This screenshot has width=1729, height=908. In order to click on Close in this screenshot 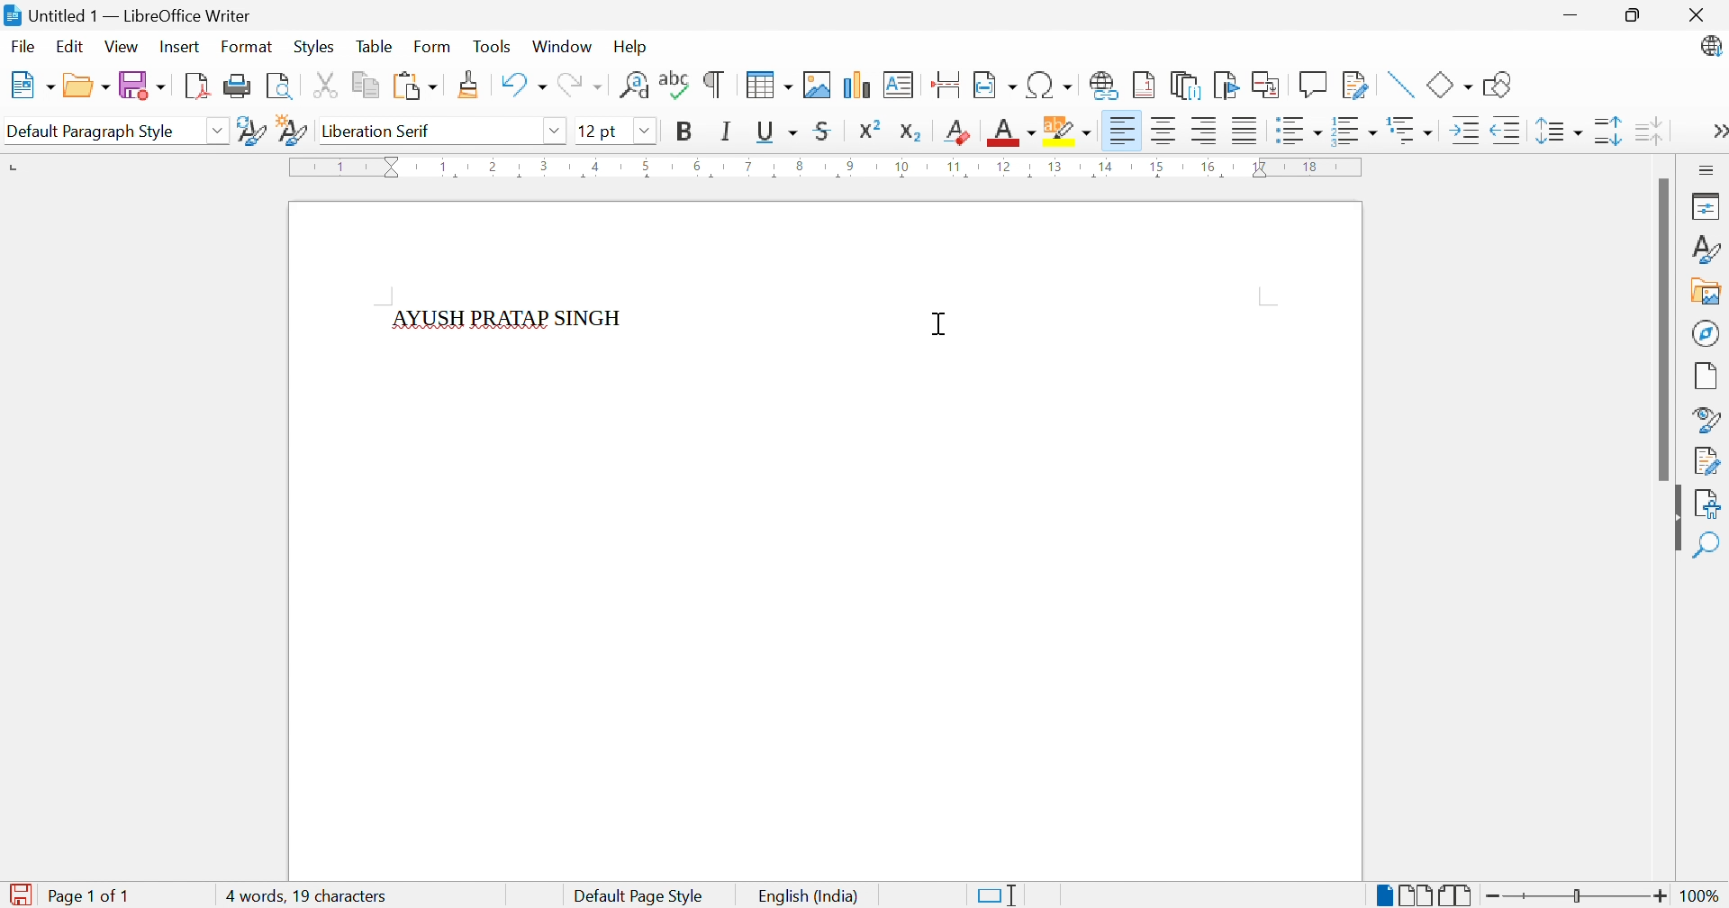, I will do `click(1696, 15)`.